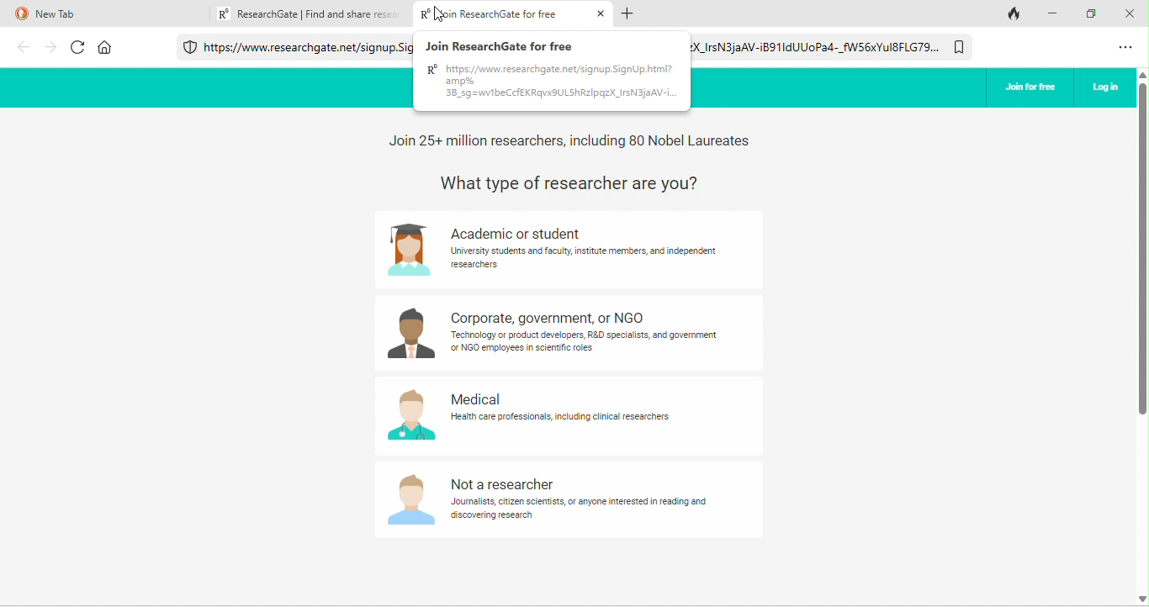  I want to click on Profile pic, so click(410, 501).